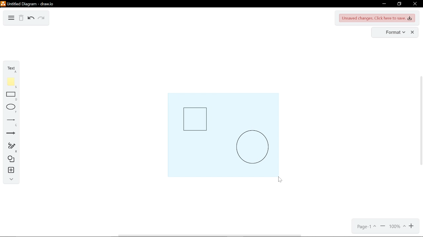 The width and height of the screenshot is (423, 237). I want to click on delete, so click(21, 19).